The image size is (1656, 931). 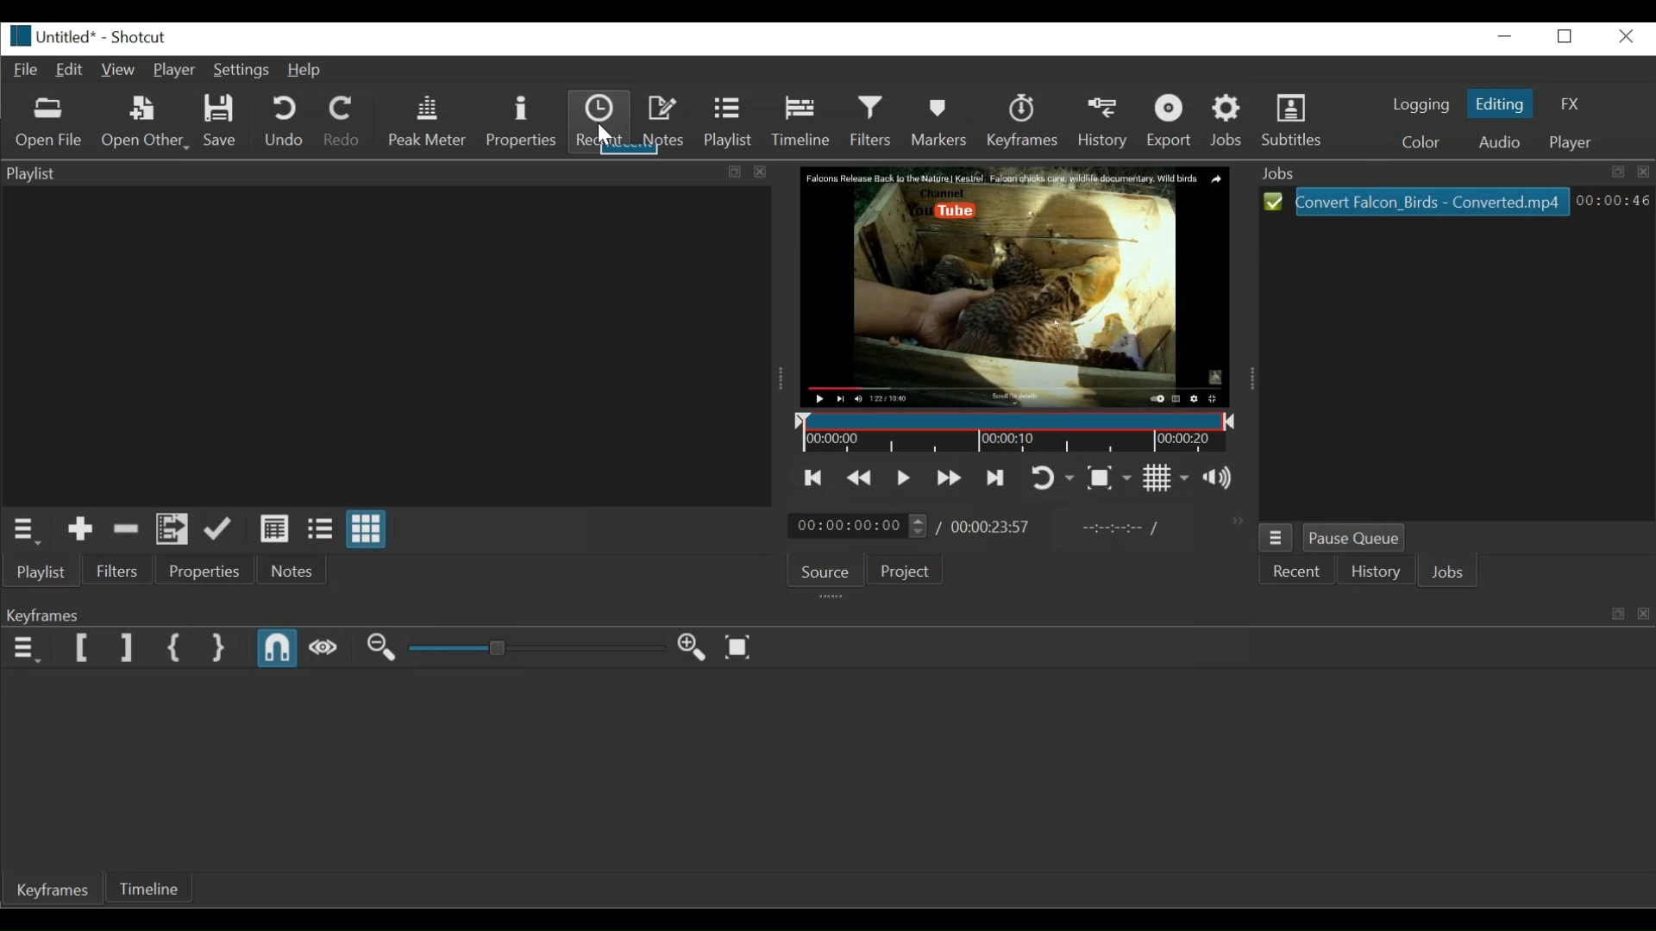 I want to click on Pause Queue, so click(x=1352, y=536).